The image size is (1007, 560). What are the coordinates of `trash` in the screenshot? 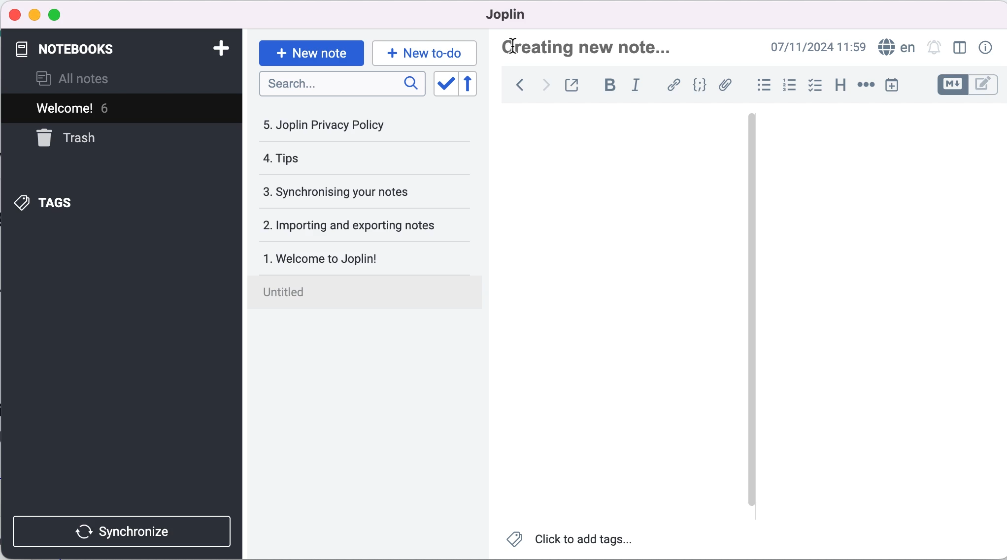 It's located at (76, 138).